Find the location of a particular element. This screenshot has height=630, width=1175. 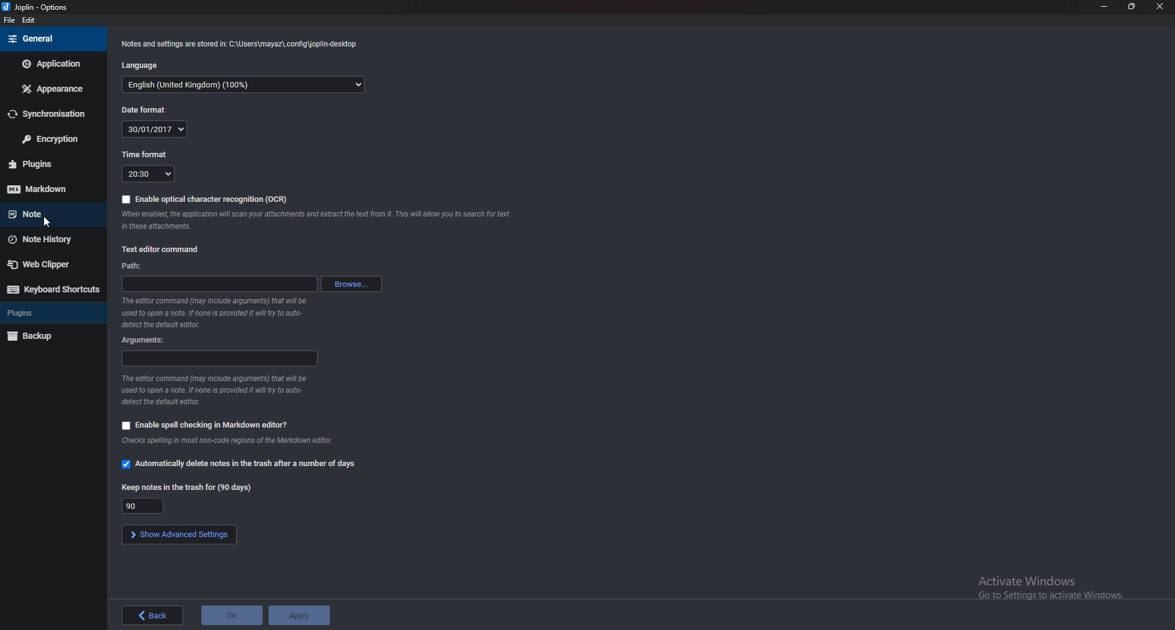

Enable O C R is located at coordinates (206, 198).